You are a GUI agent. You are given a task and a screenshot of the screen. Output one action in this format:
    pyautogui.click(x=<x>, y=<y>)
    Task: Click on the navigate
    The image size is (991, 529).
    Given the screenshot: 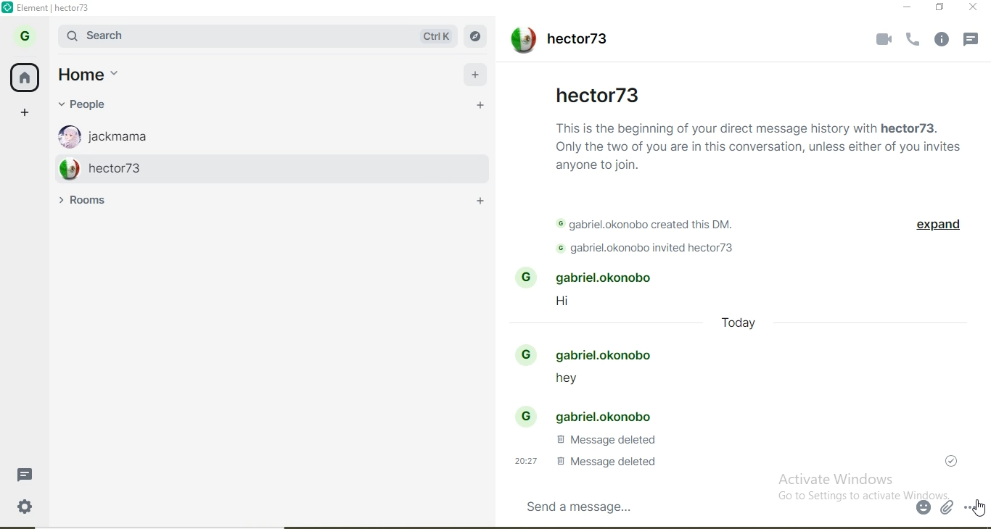 What is the action you would take?
    pyautogui.click(x=479, y=37)
    